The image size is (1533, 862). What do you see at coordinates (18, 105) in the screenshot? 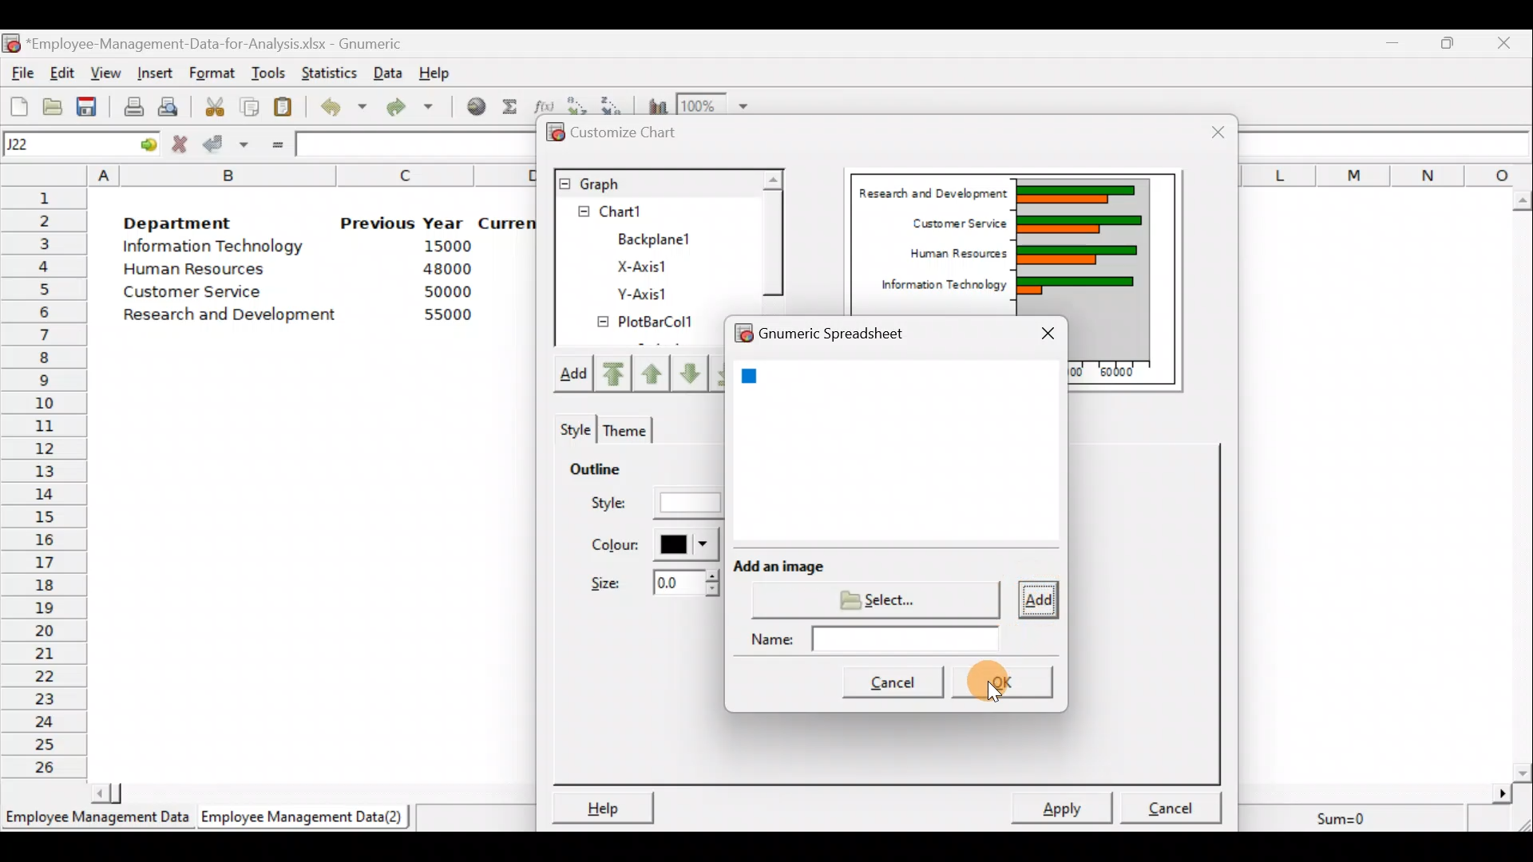
I see `Create a new workbook` at bounding box center [18, 105].